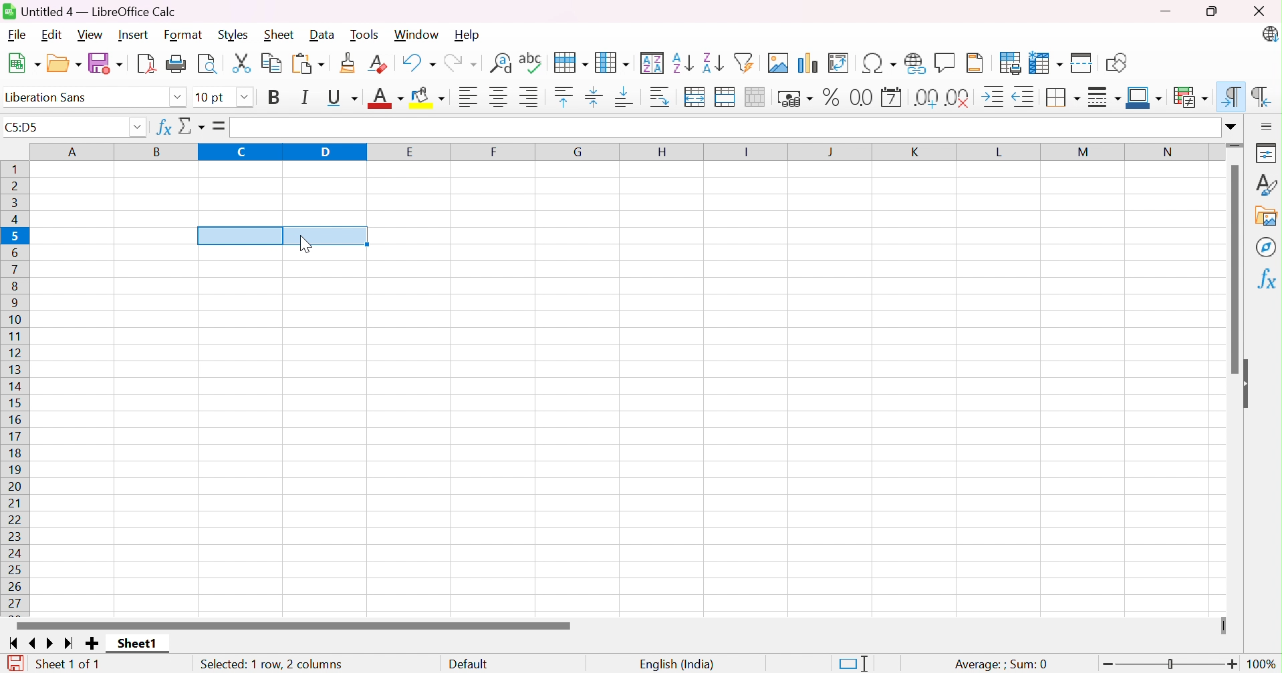 This screenshot has height=673, width=1282. Describe the element at coordinates (1267, 126) in the screenshot. I see `Sidebar Settings` at that location.